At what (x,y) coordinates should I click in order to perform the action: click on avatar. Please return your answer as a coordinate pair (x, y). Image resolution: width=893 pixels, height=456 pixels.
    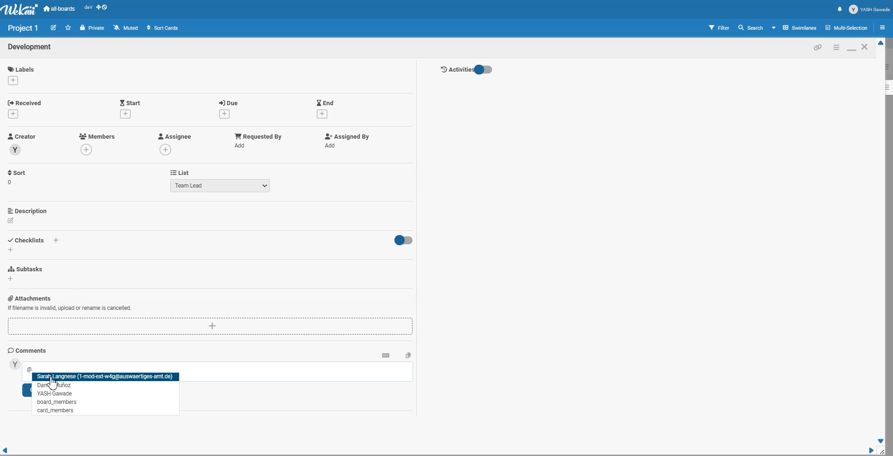
    Looking at the image, I should click on (16, 150).